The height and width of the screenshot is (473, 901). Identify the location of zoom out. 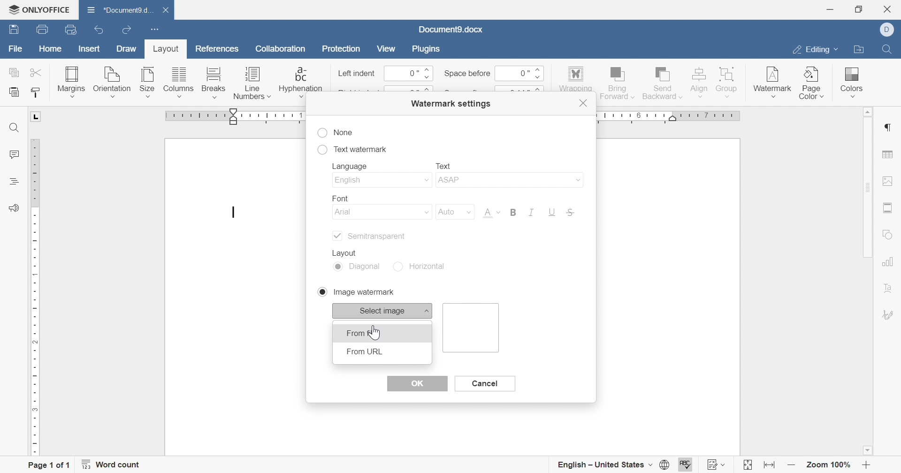
(792, 465).